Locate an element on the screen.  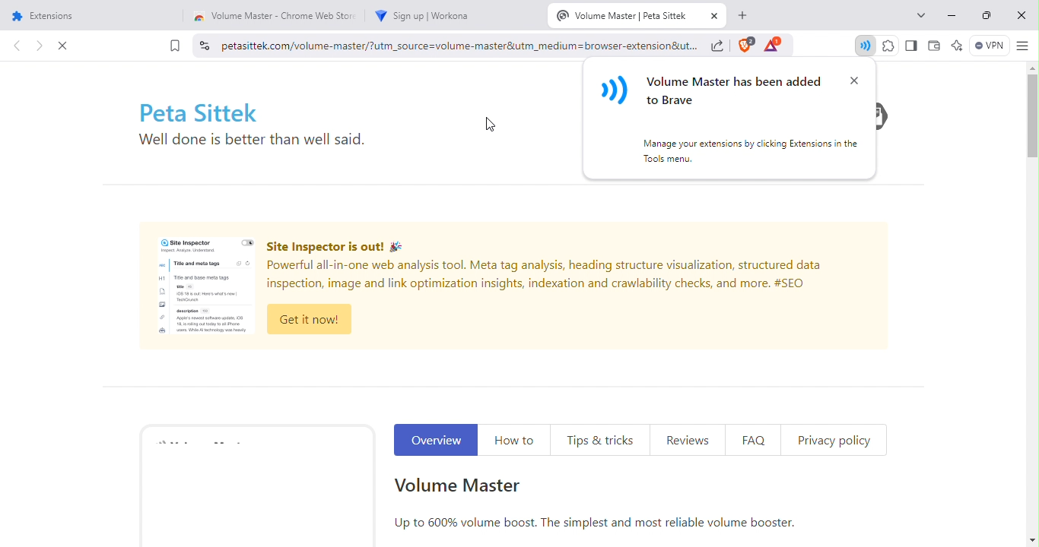
Privacy Policy is located at coordinates (834, 438).